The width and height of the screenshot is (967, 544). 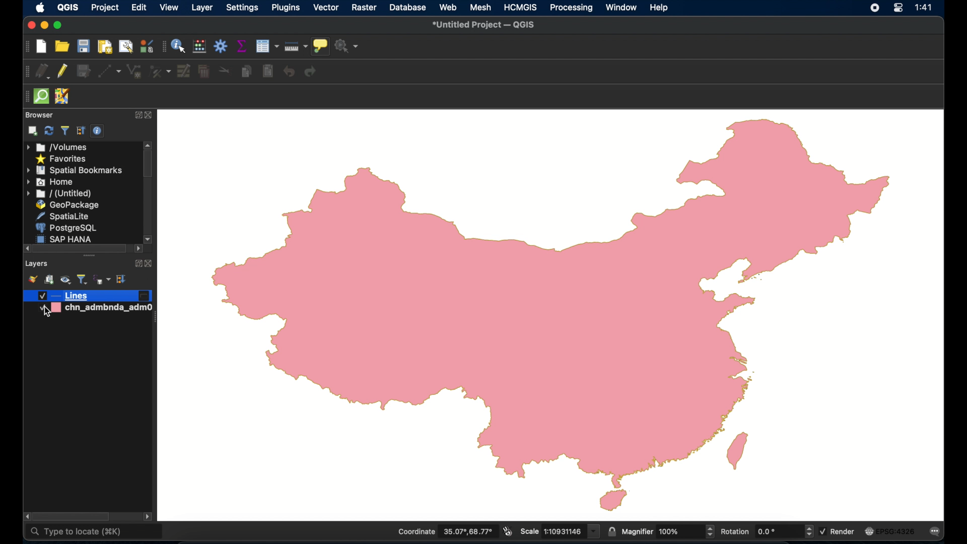 I want to click on current edits, so click(x=43, y=71).